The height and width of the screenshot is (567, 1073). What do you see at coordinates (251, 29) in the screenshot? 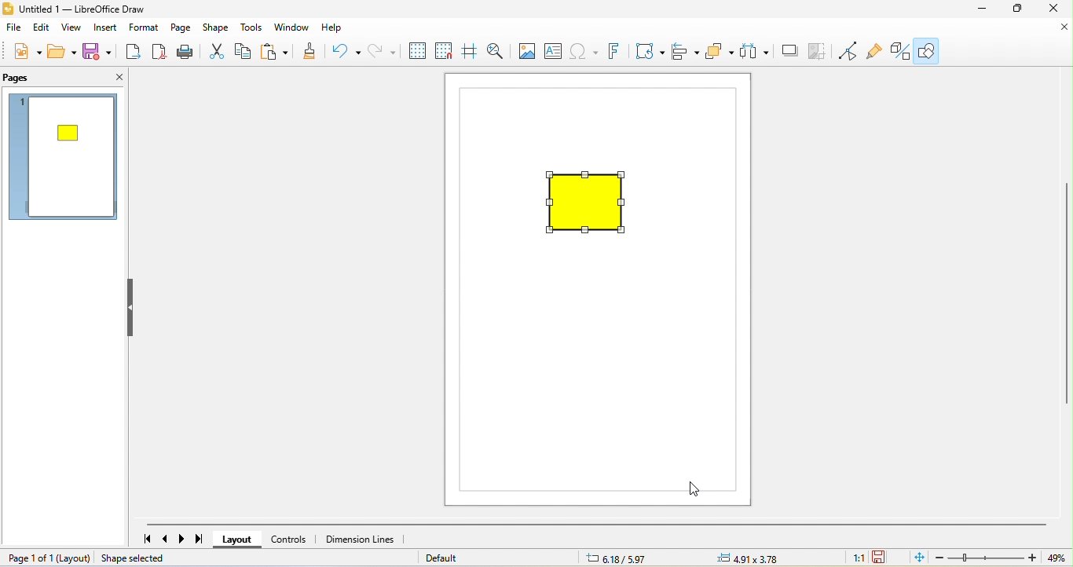
I see `tools` at bounding box center [251, 29].